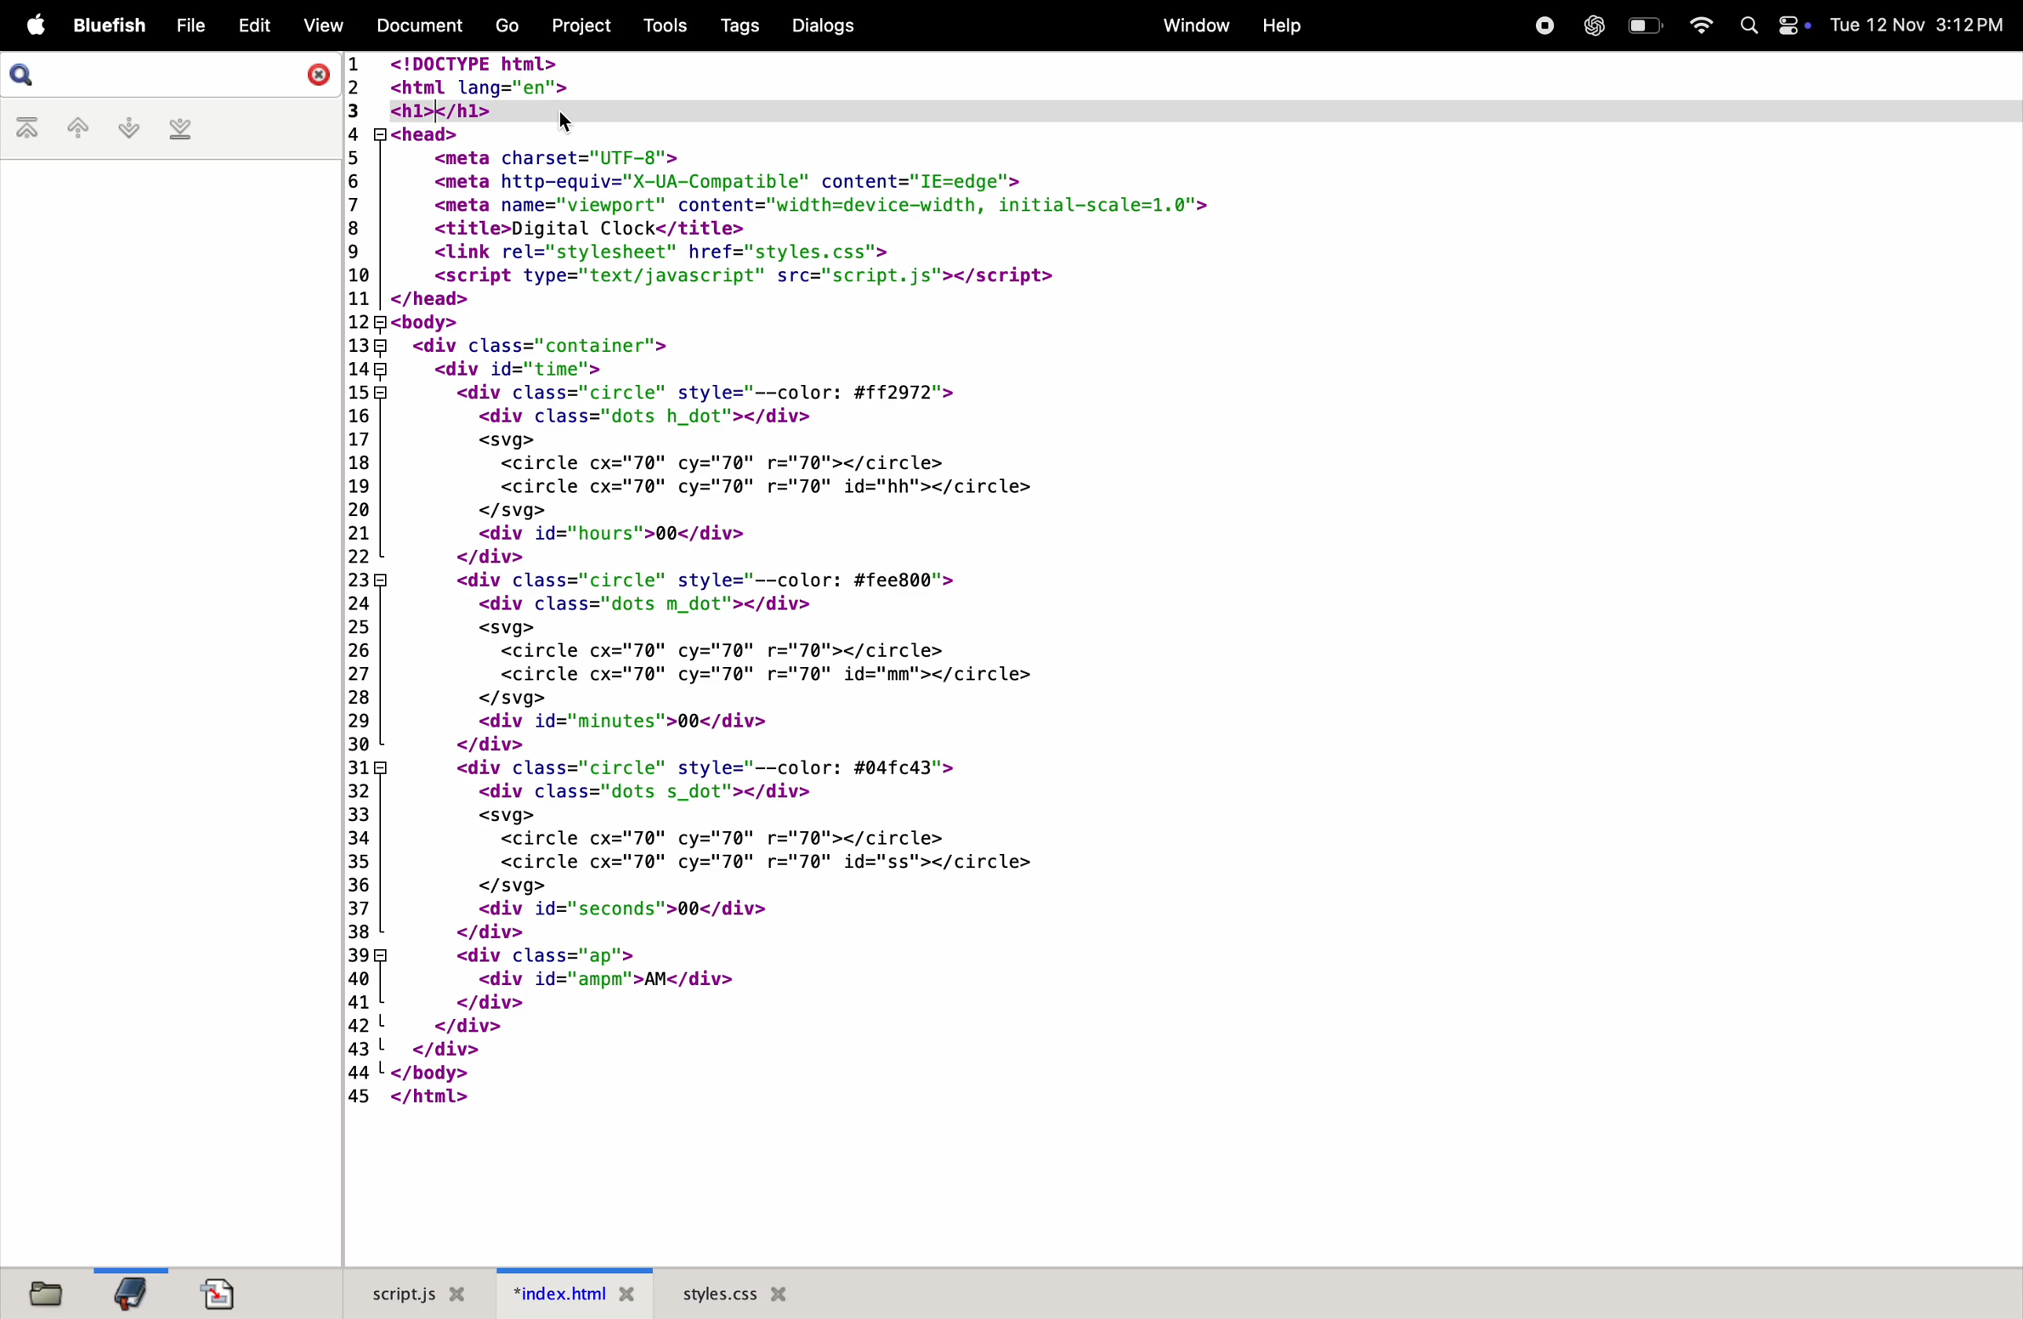  What do you see at coordinates (1540, 24) in the screenshot?
I see `record` at bounding box center [1540, 24].